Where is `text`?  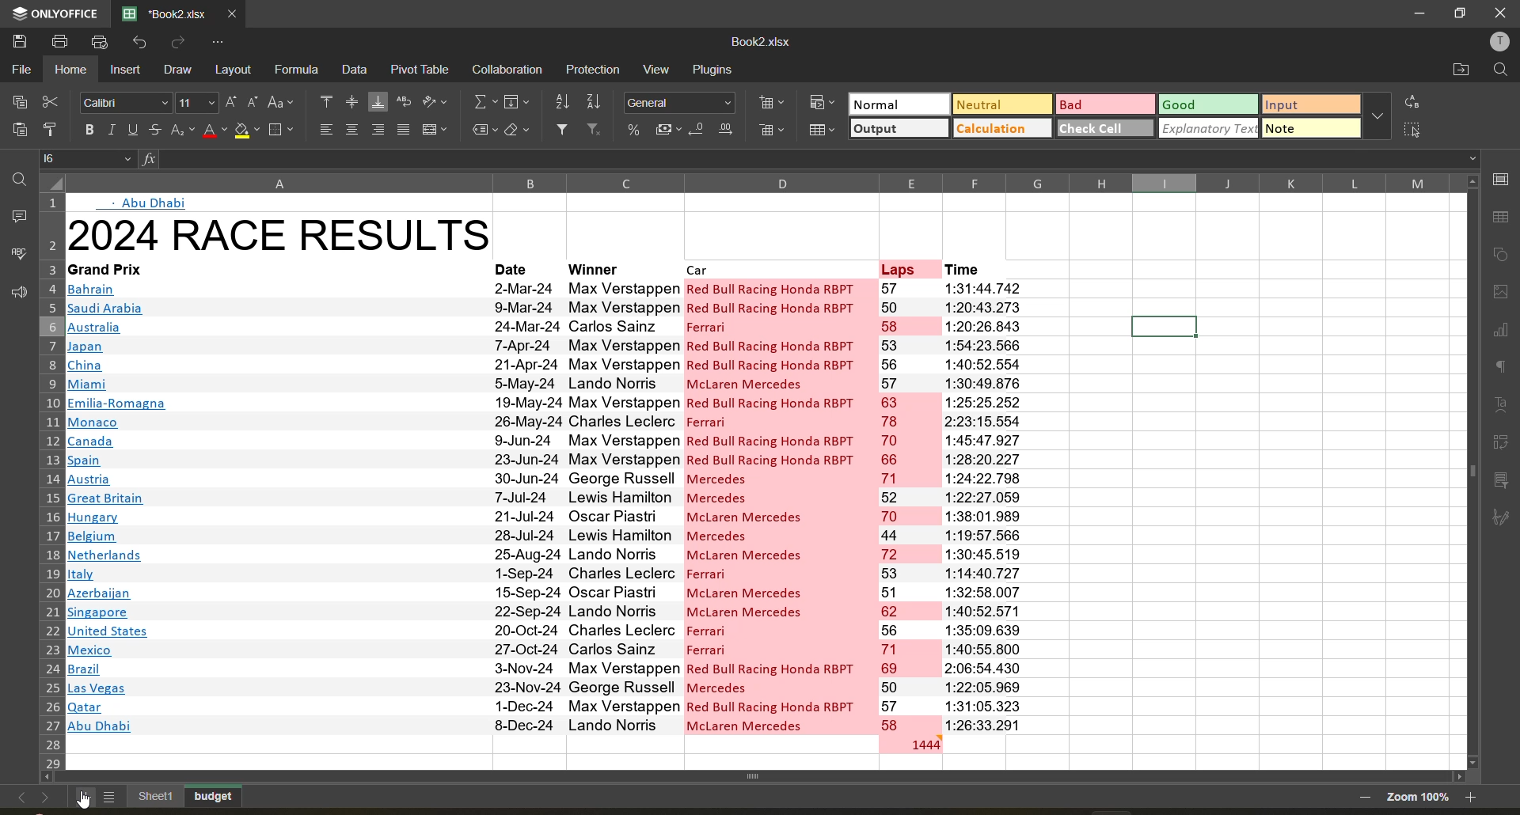 text is located at coordinates (1503, 407).